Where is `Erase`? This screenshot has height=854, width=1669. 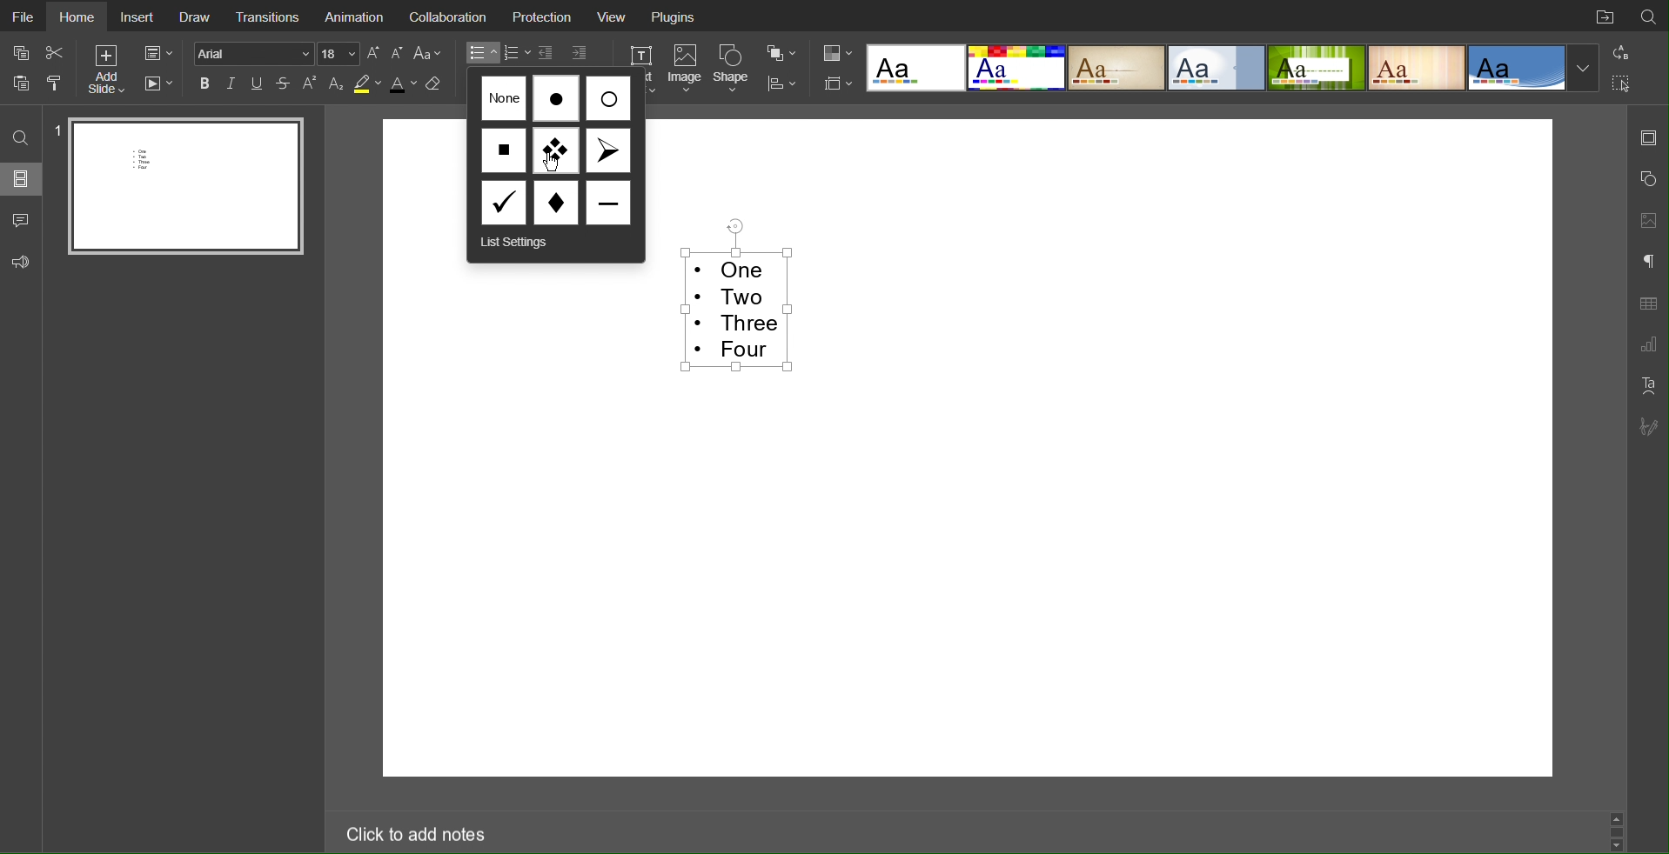 Erase is located at coordinates (434, 83).